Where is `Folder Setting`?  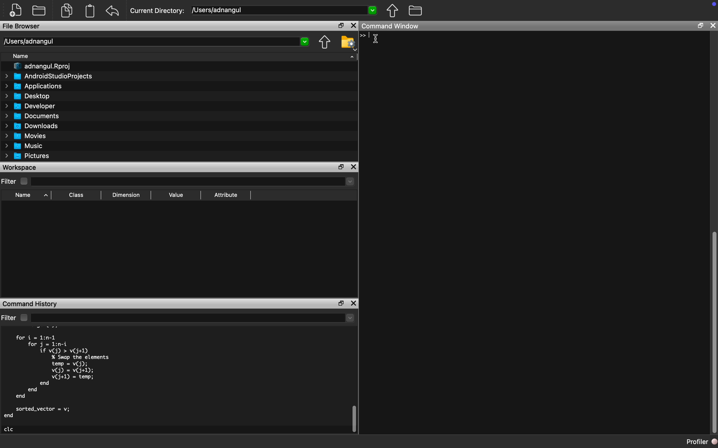 Folder Setting is located at coordinates (349, 43).